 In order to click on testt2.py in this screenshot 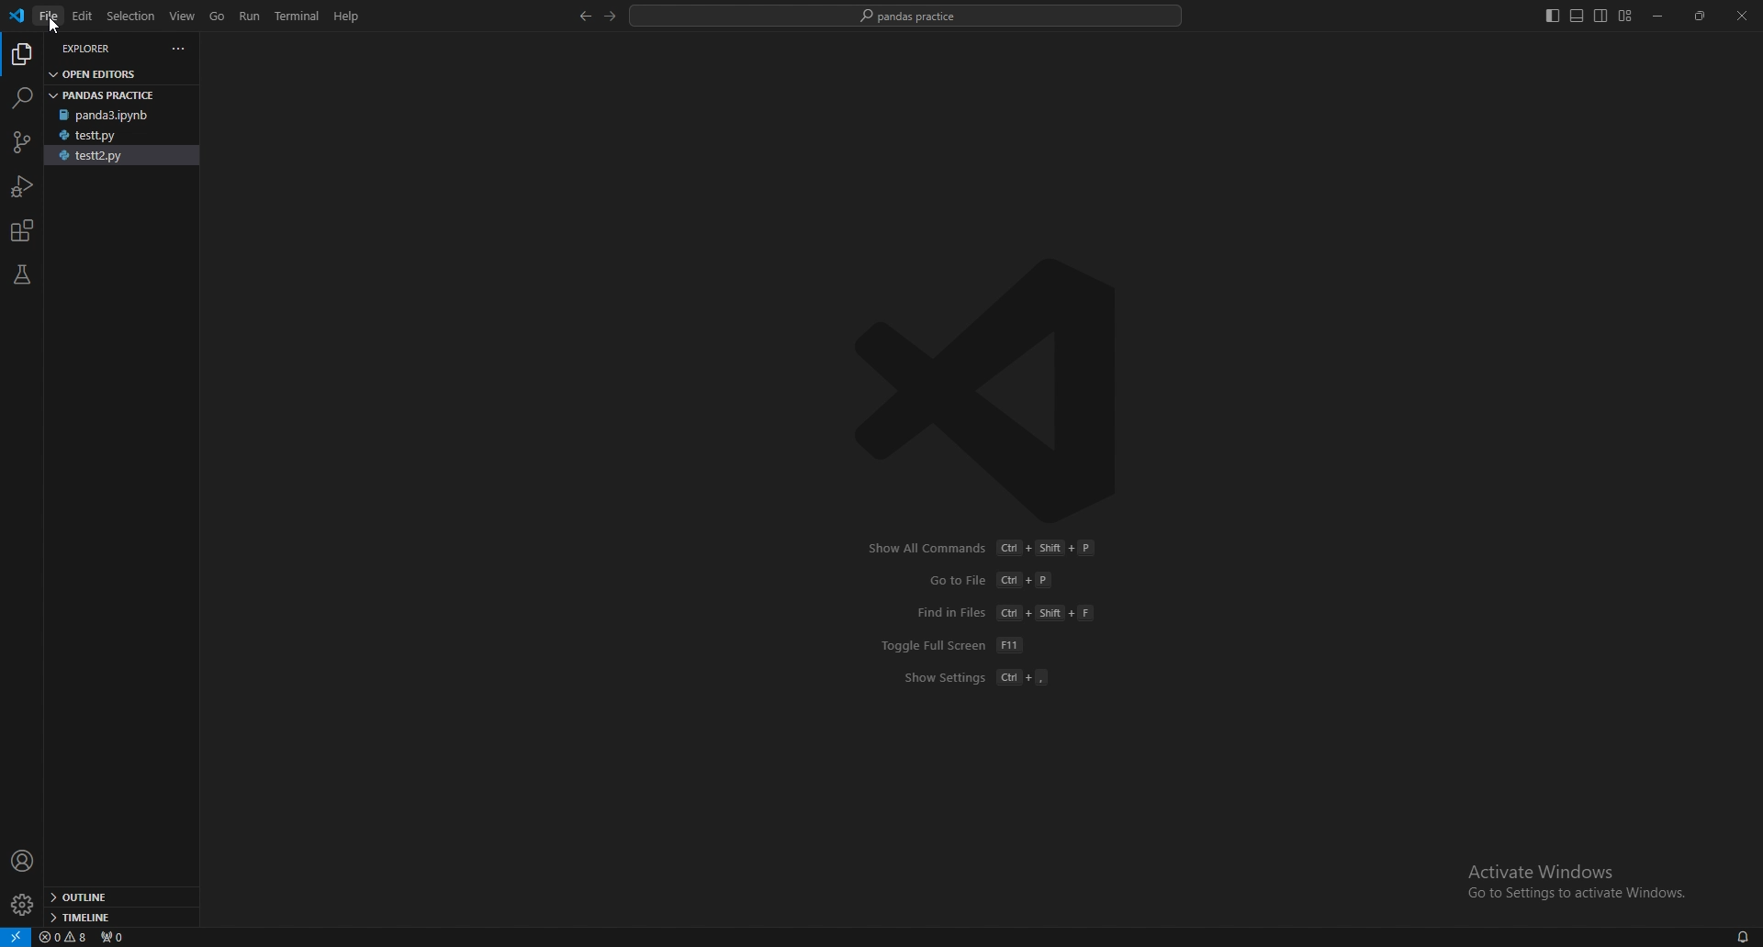, I will do `click(120, 156)`.